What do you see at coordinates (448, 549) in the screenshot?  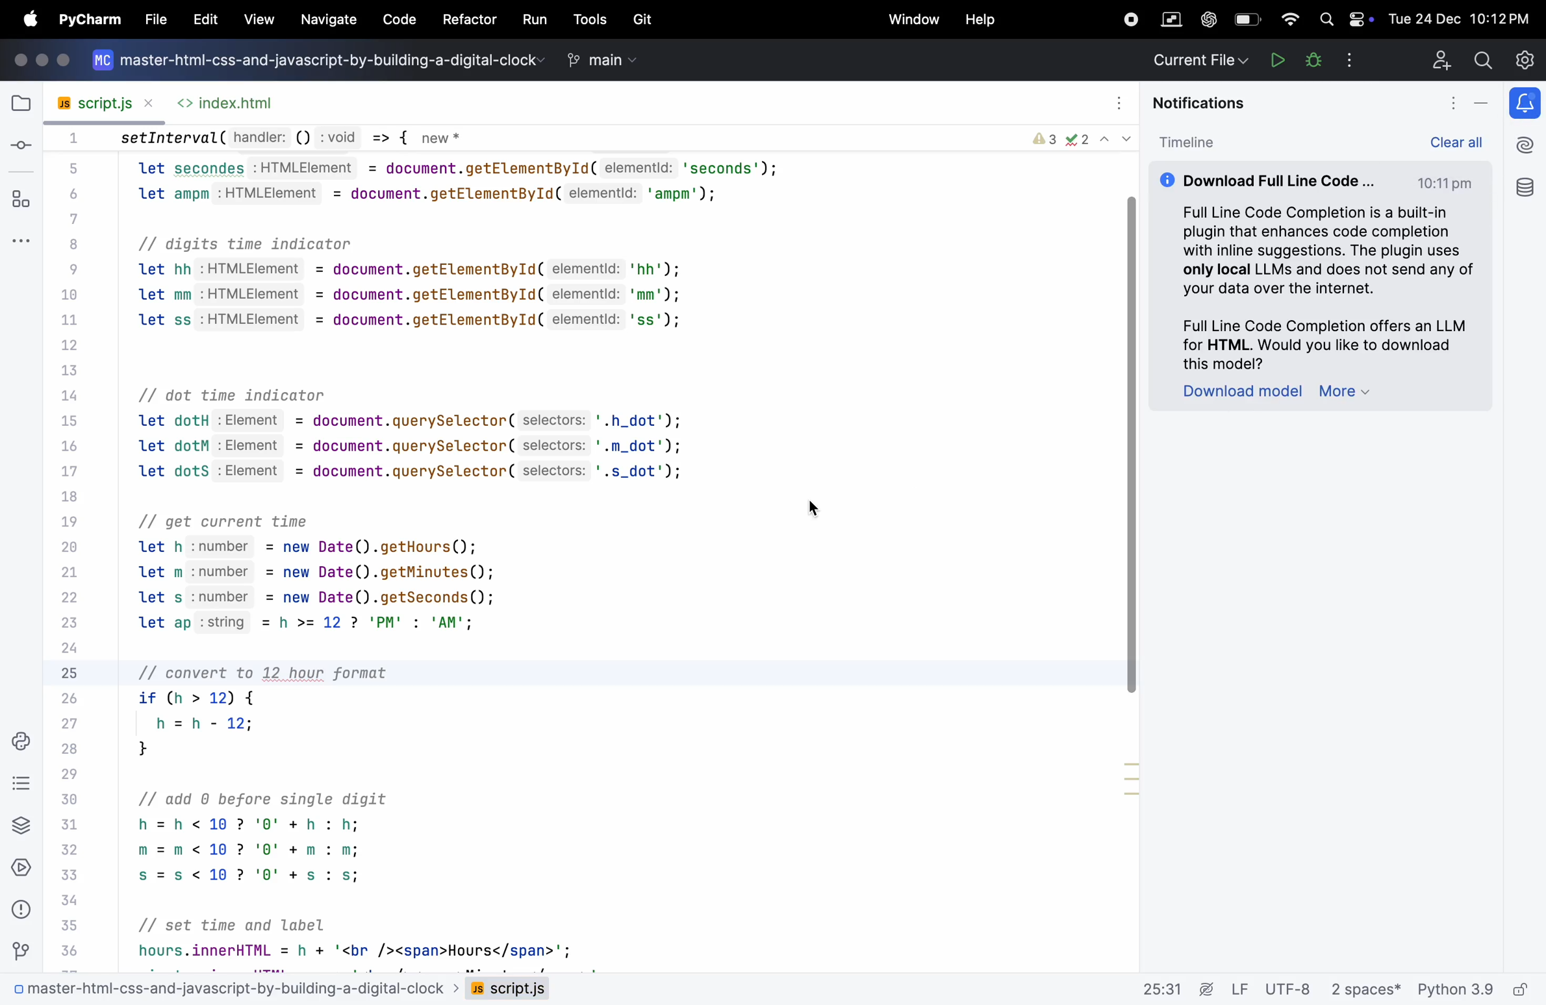 I see `setInterval( handler: () :void => { new*
let secondes :HTMLElement = document.getElementById( elementid: 'seconds');
let ampm :HTMLElement = document.getElementById( elementid: 'ampm');
// digits time indicator
let hh :HTMLElement = document.getElementById( elementld: 'hh');
let mm :HTMLElement = document.getElementById( elementid: 'mm');
let ss :HTMLElement = document.getElementById( elementid: 'ss');
// dot time indicator
let dotH :Element = document.querySelector( selectors: '.h_dot');
let dotM :Element = document.querySelector( selectors: '.m_dot');
let dotS :Element = document.querySelector( selectors: '.s_dot');
. LS
// get current time
let h :number = new Date().getHours();
let m :number = new Date().getMinutes();
let s :number = new Date().getSeconds();
let ap :string = h >= 12 ? 'PM' : 'AM';
// convert to 12 hour format
if (h > 12) {
h=h- 12;
}
// add 0 before single digit
h=h<10 ? '8' + h : h;
m=m<10 ? '0' + m : m;
s=s<10 ? '0' +s : s;
// set time and label
hours.innerHTML = h + '<br /><span>Hours</span>';` at bounding box center [448, 549].